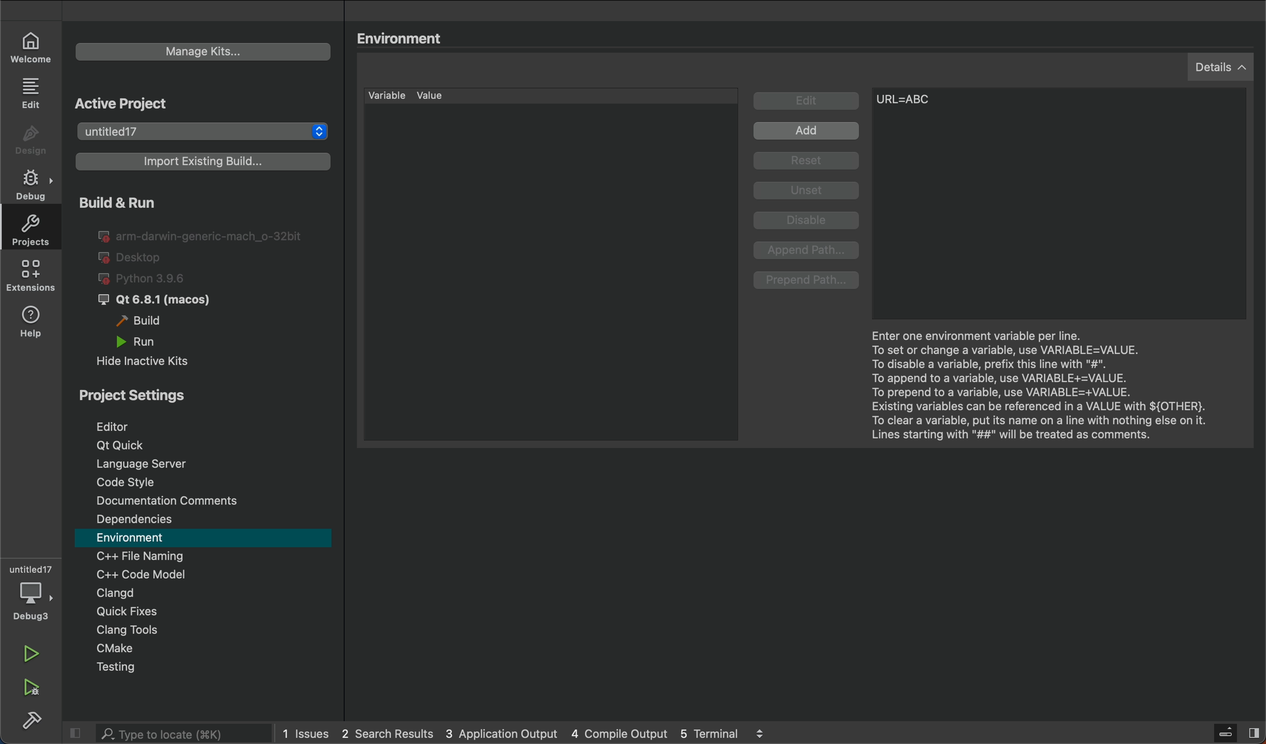  What do you see at coordinates (30, 228) in the screenshot?
I see `projects` at bounding box center [30, 228].